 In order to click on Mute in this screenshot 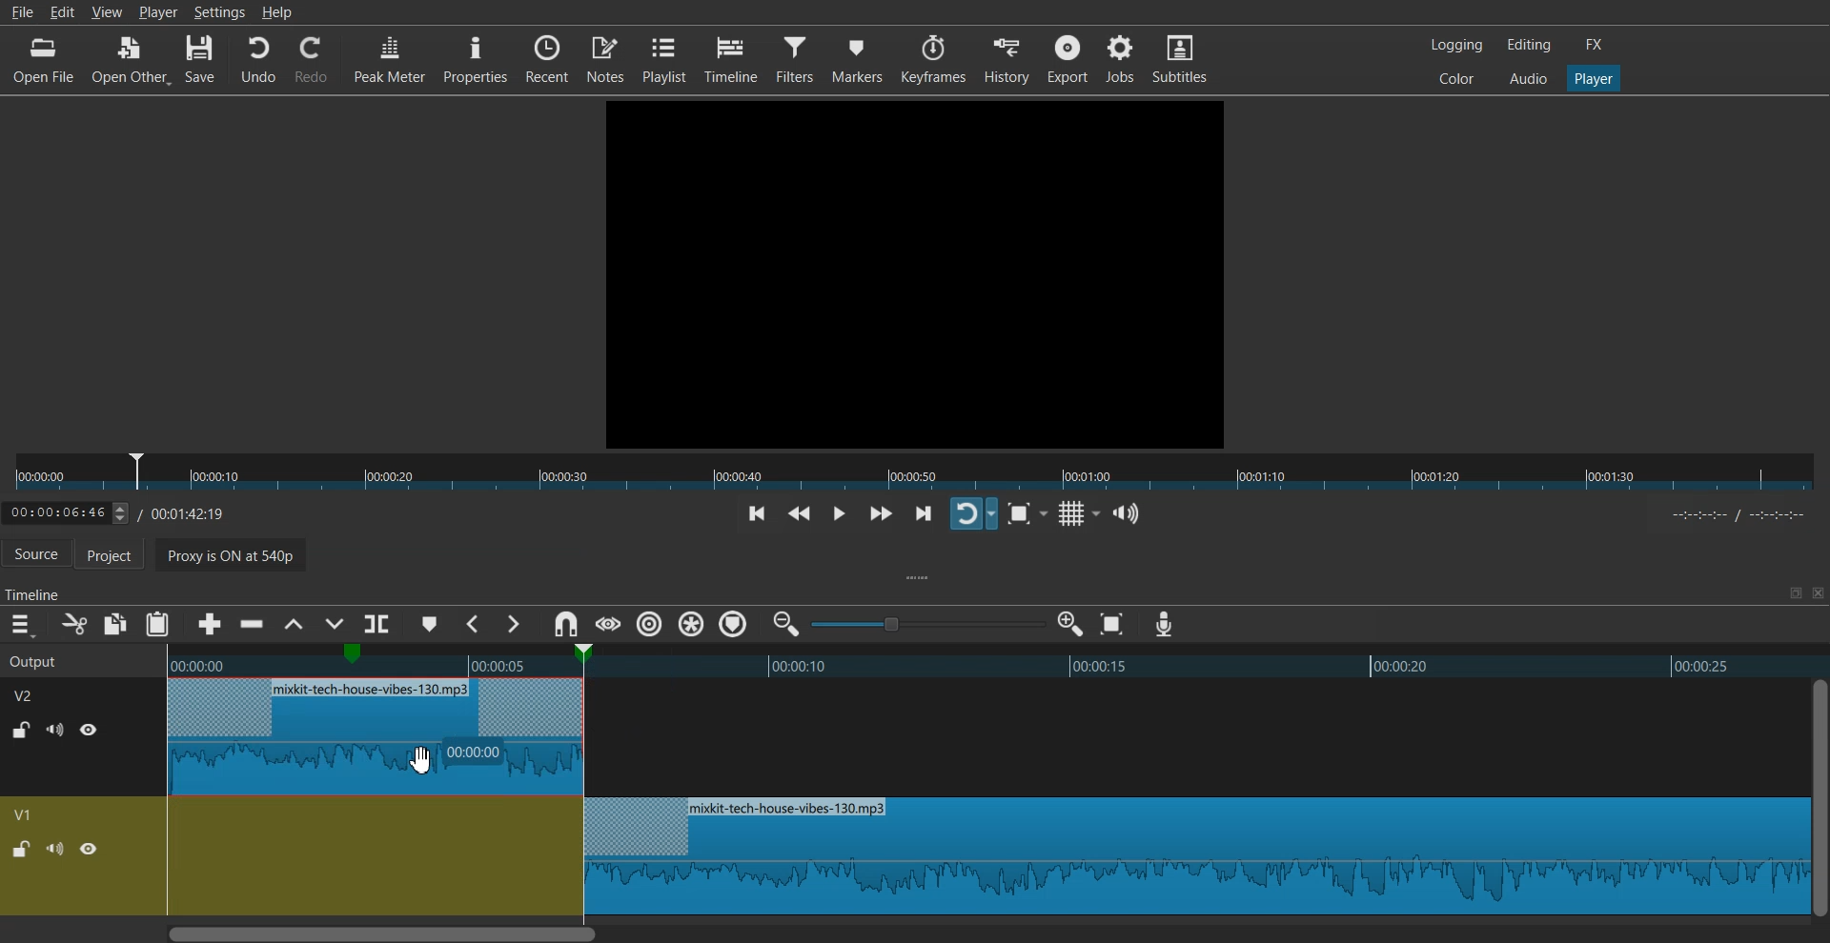, I will do `click(55, 848)`.